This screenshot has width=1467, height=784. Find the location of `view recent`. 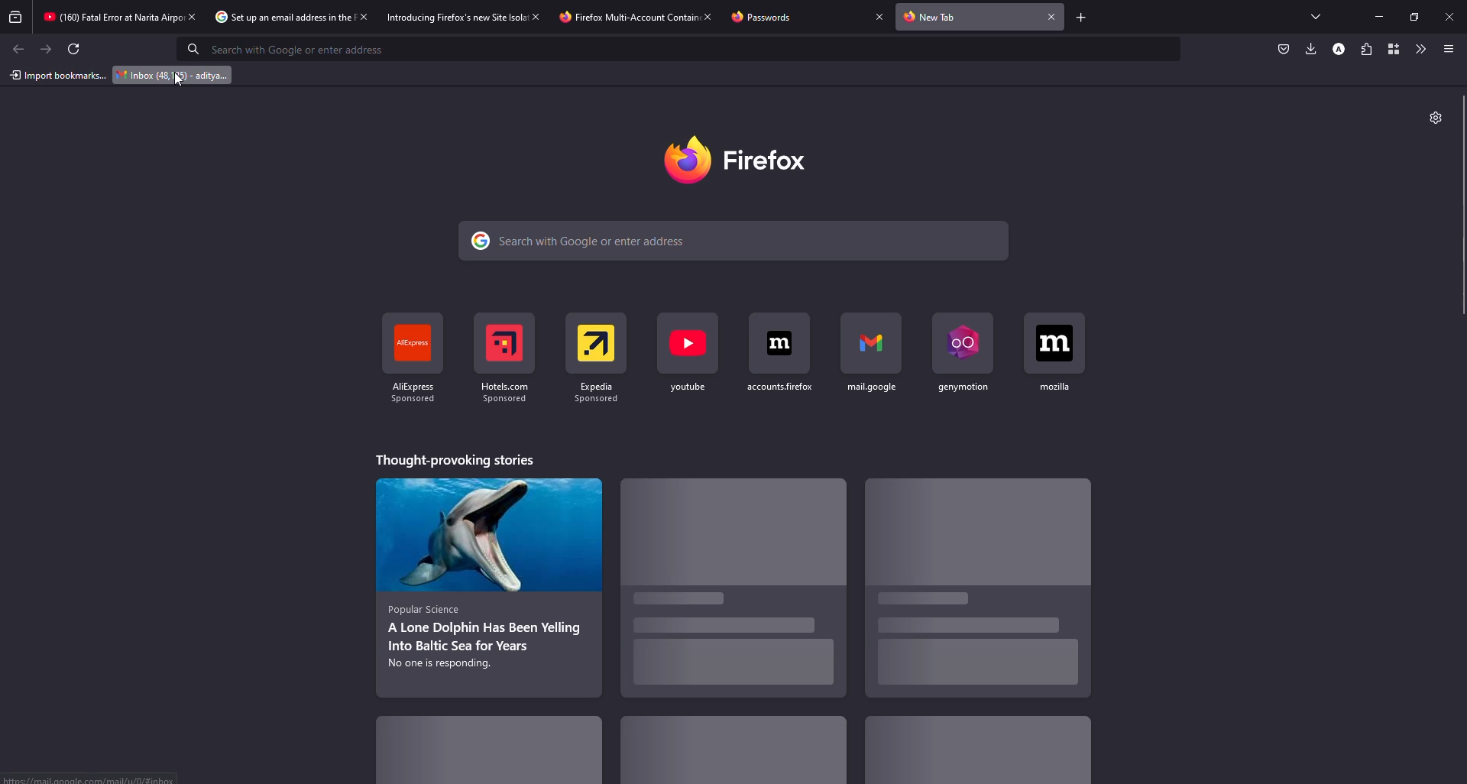

view recent is located at coordinates (15, 18).